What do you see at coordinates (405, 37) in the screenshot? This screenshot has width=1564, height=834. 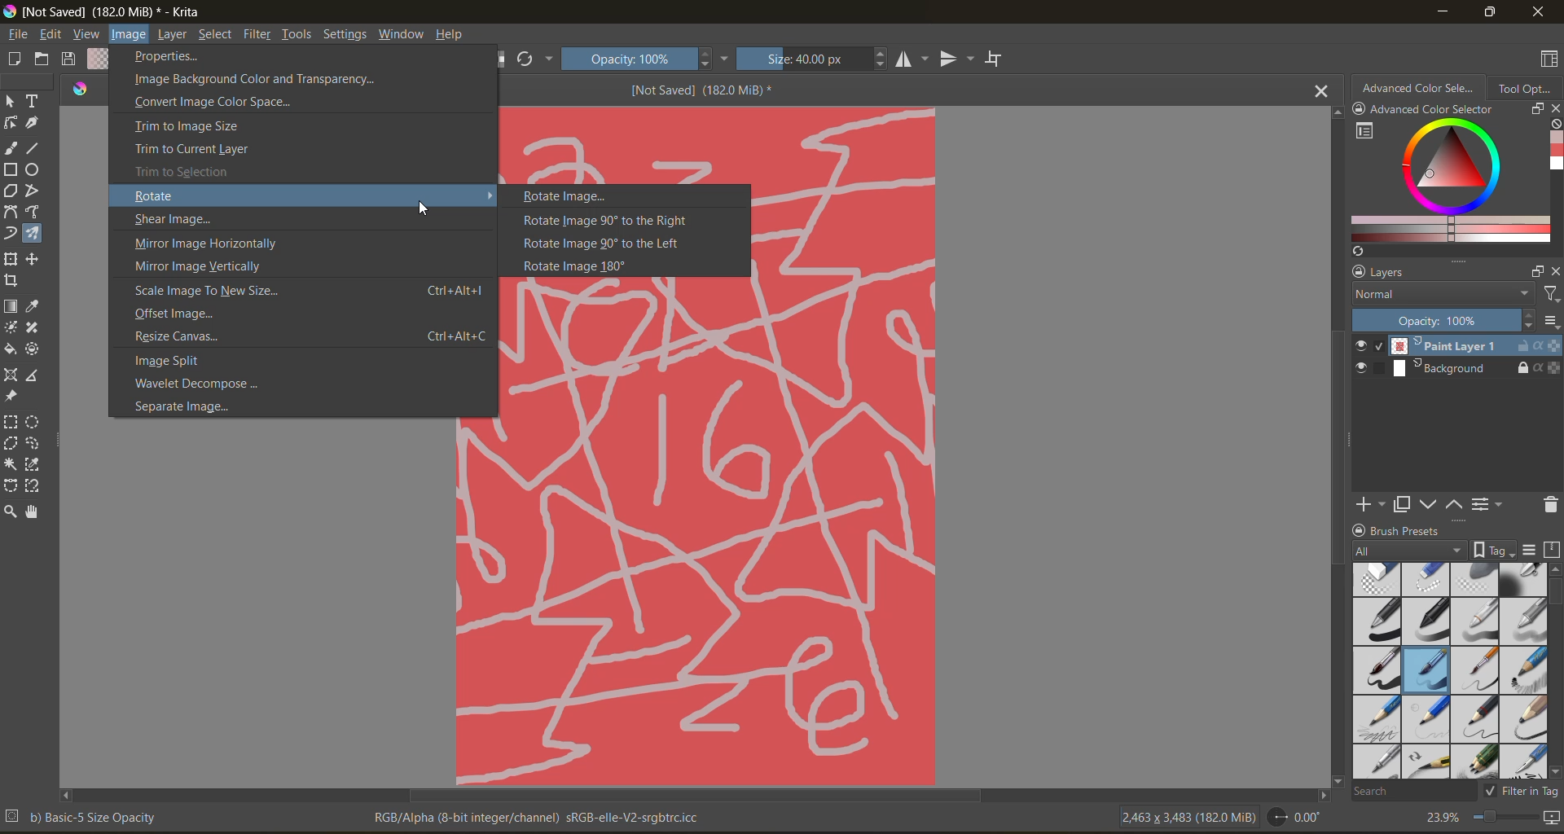 I see `window` at bounding box center [405, 37].